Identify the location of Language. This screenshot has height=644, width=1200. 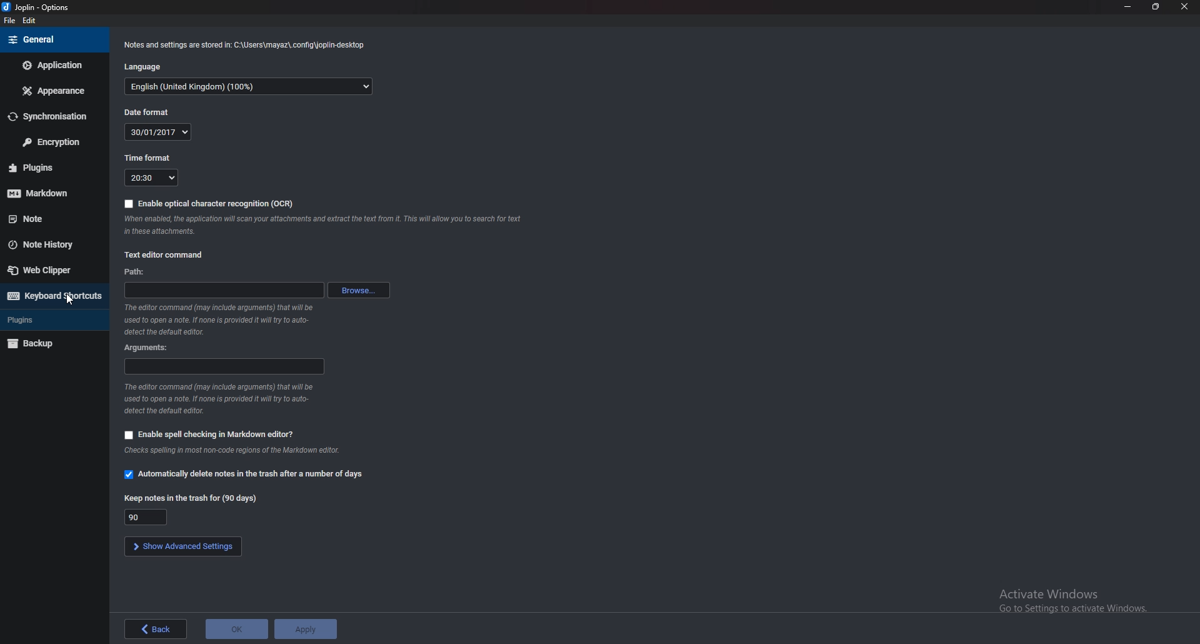
(250, 88).